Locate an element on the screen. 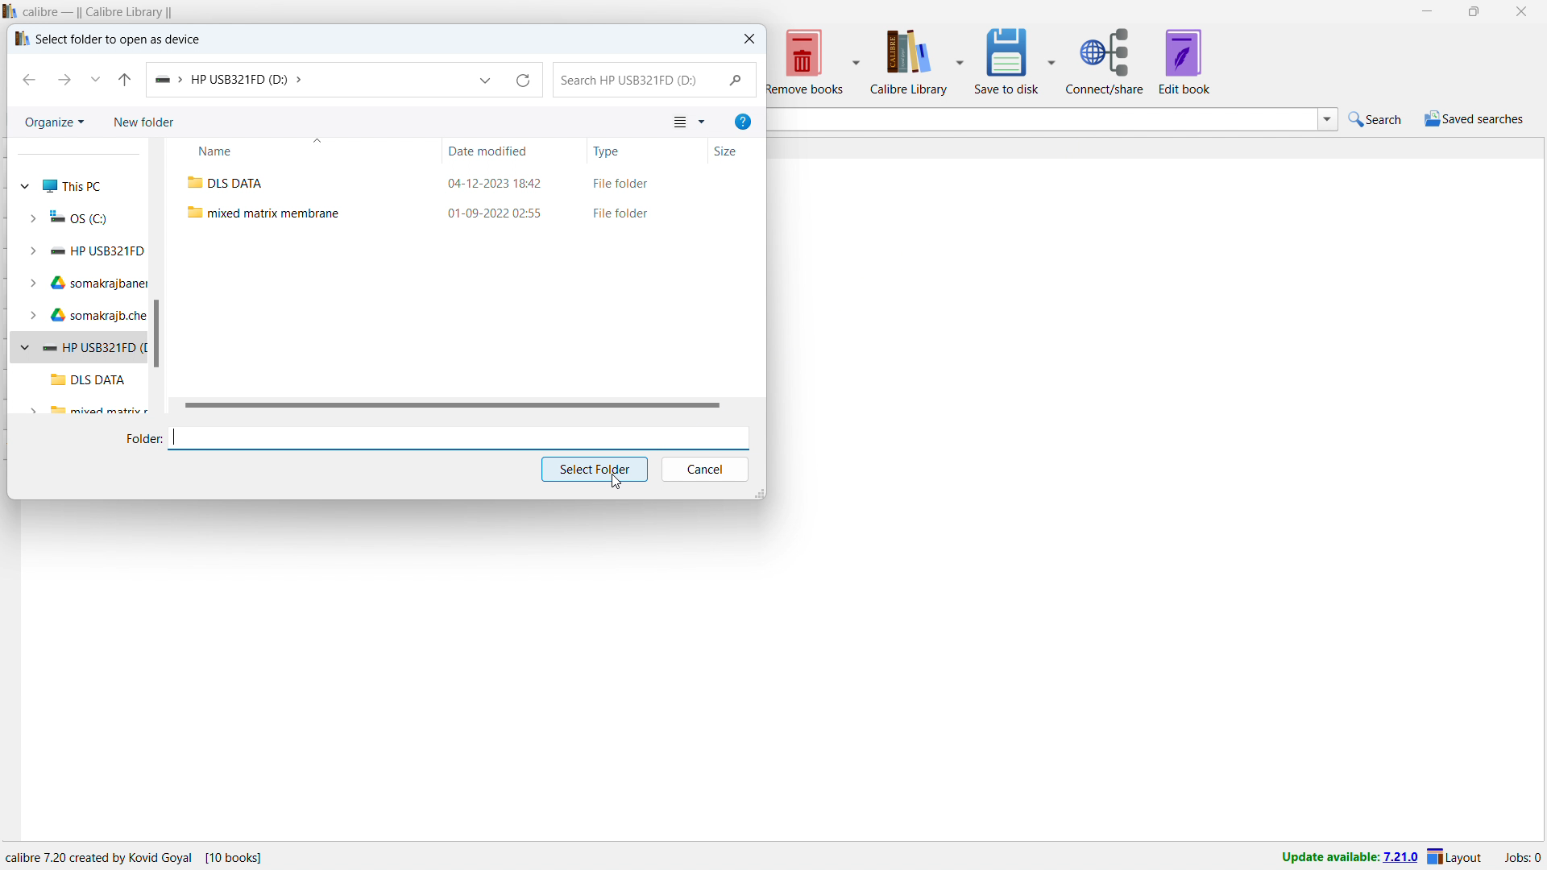  organize is located at coordinates (54, 123).